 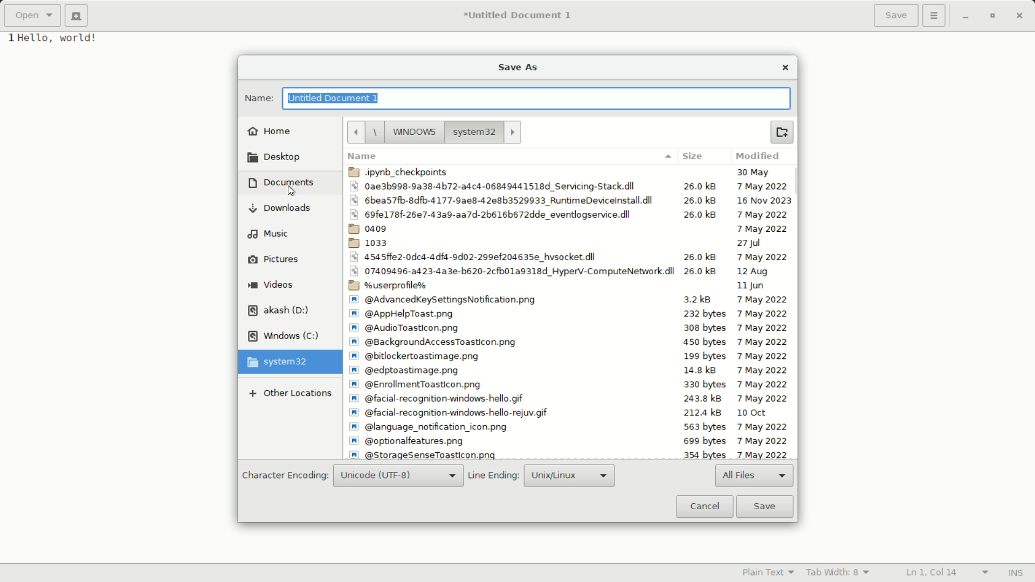 What do you see at coordinates (569, 356) in the screenshot?
I see `File` at bounding box center [569, 356].